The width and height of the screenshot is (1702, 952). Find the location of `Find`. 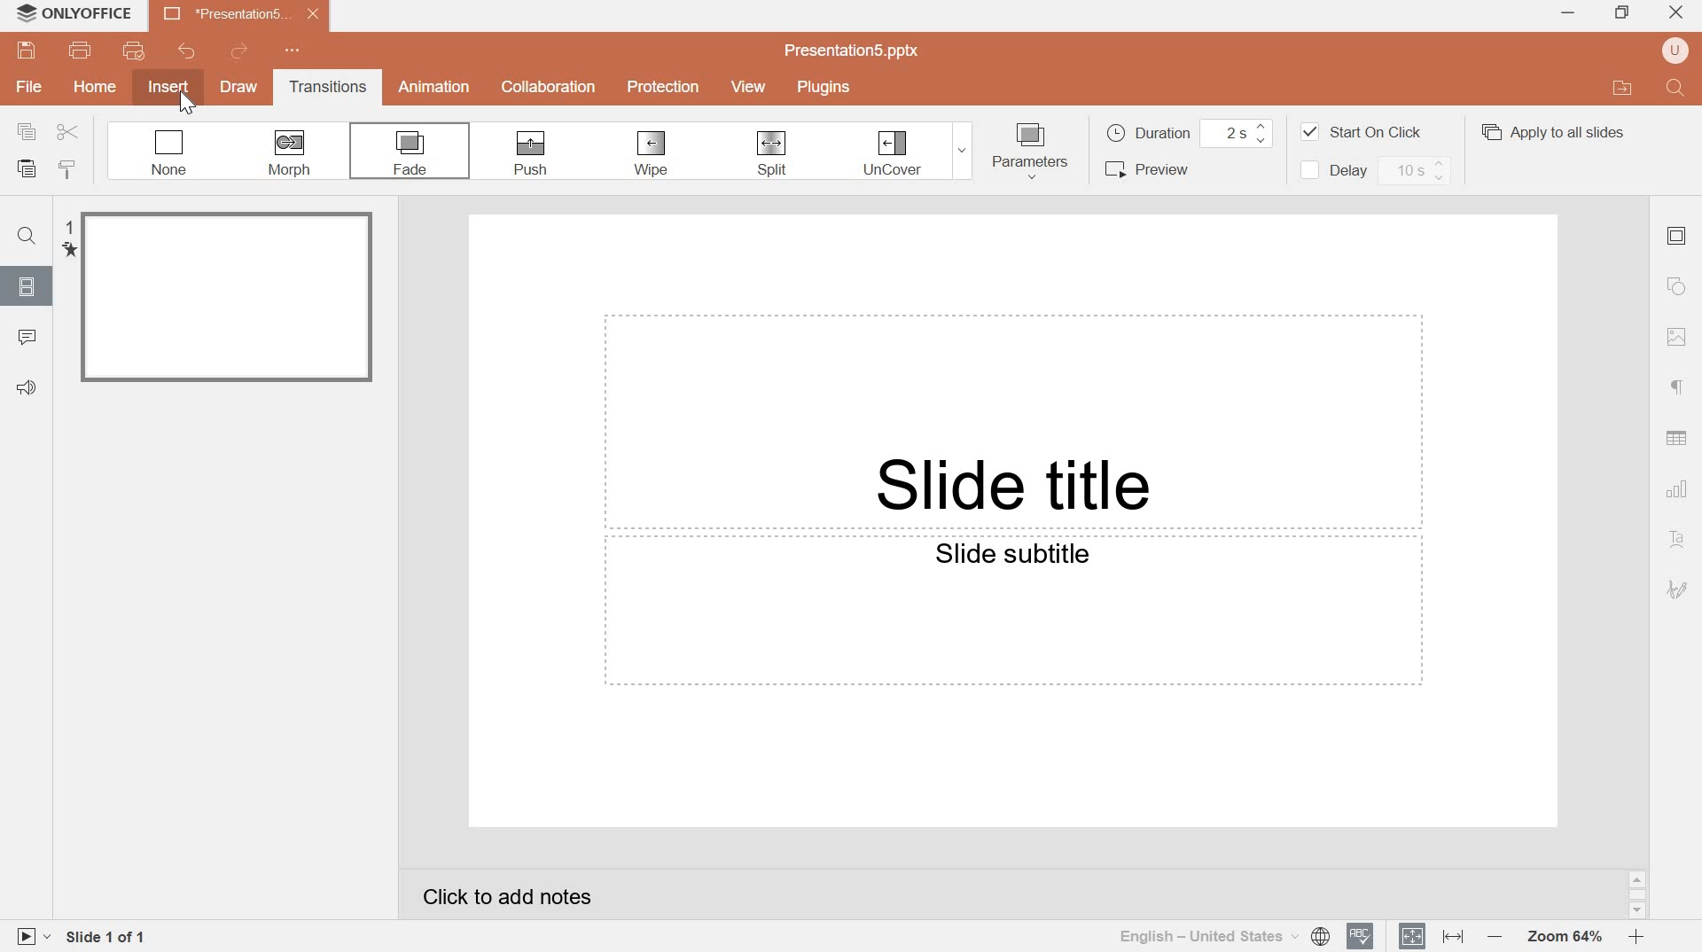

Find is located at coordinates (1677, 89).